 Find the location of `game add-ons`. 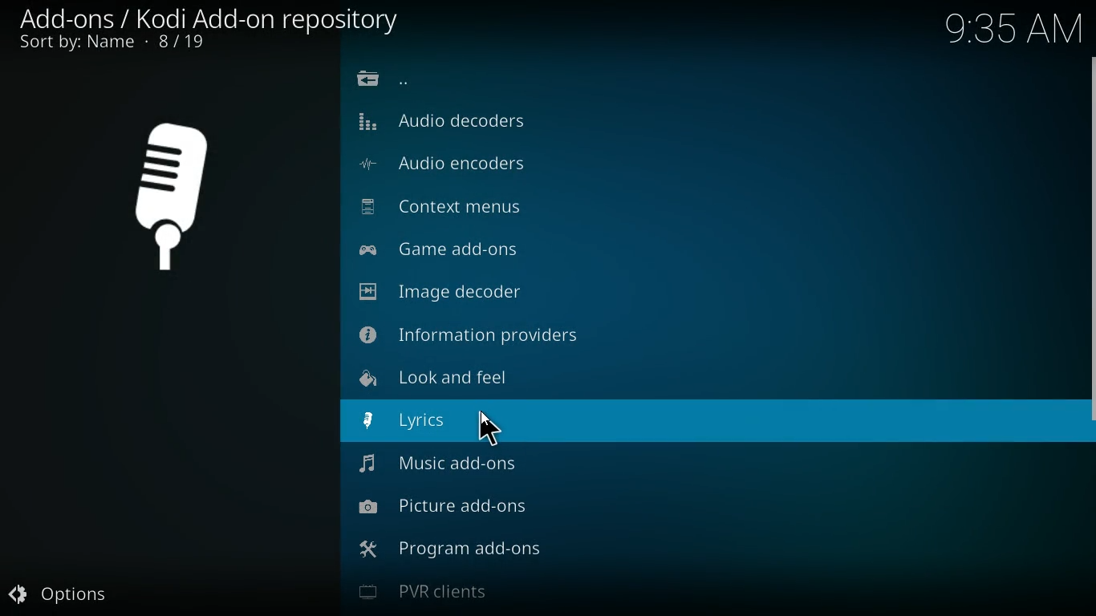

game add-ons is located at coordinates (464, 253).